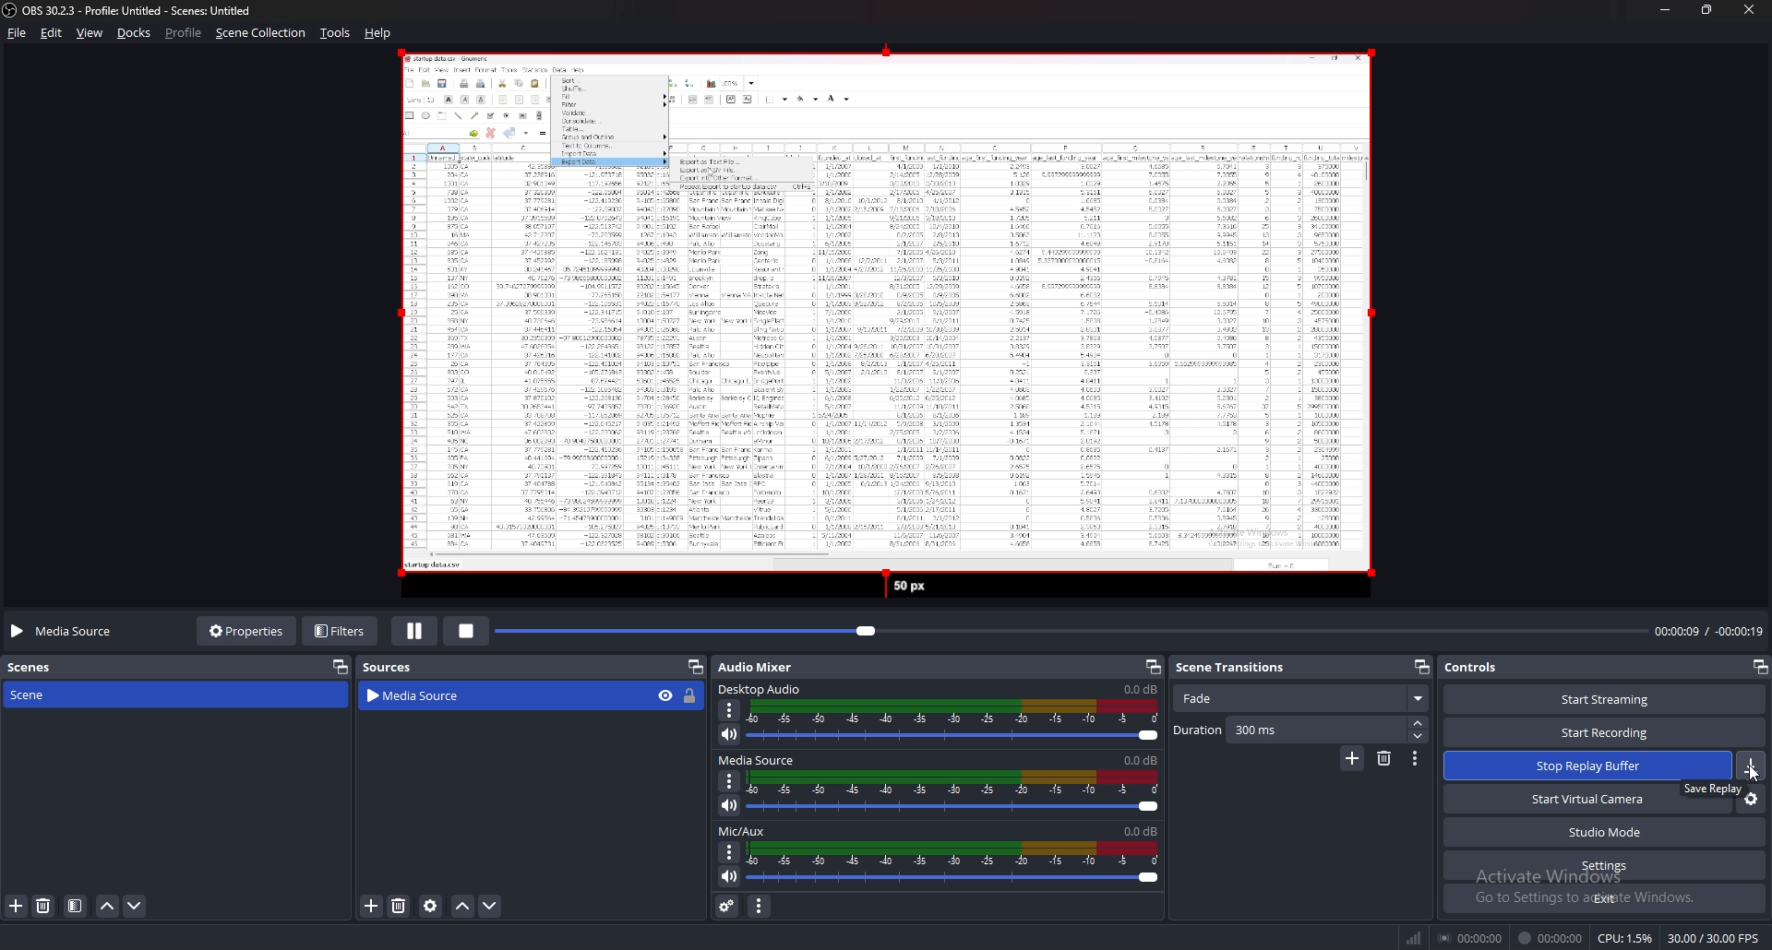  What do you see at coordinates (1143, 759) in the screenshot?
I see `0.0db` at bounding box center [1143, 759].